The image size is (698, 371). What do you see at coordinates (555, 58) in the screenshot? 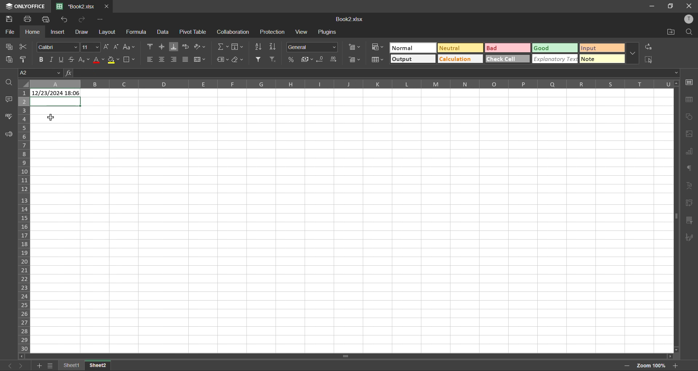
I see `explanatory text` at bounding box center [555, 58].